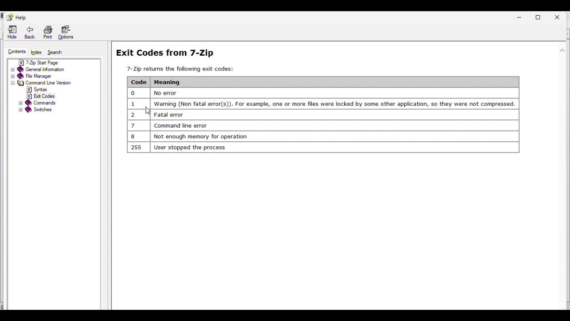 This screenshot has height=321, width=570. What do you see at coordinates (320, 100) in the screenshot?
I see `Exit codes` at bounding box center [320, 100].